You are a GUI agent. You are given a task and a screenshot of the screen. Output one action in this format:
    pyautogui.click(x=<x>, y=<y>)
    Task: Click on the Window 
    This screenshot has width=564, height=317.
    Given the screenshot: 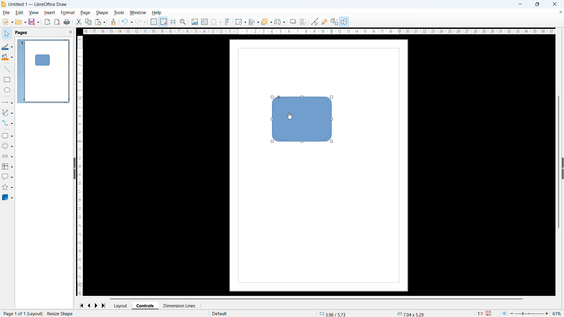 What is the action you would take?
    pyautogui.click(x=138, y=12)
    